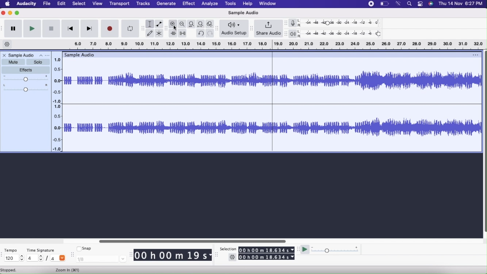 The image size is (487, 274). I want to click on Battery, so click(384, 4).